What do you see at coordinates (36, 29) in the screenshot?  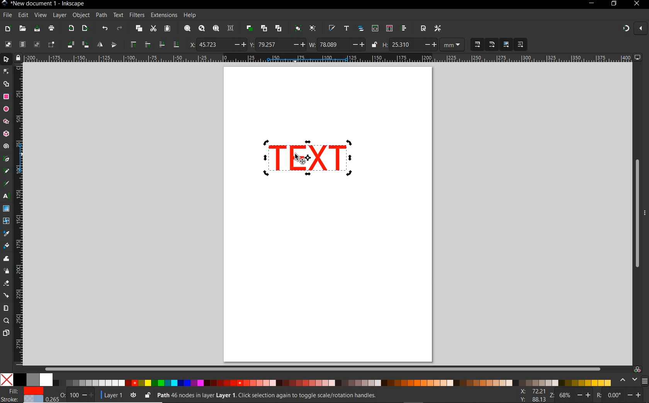 I see `SAVE` at bounding box center [36, 29].